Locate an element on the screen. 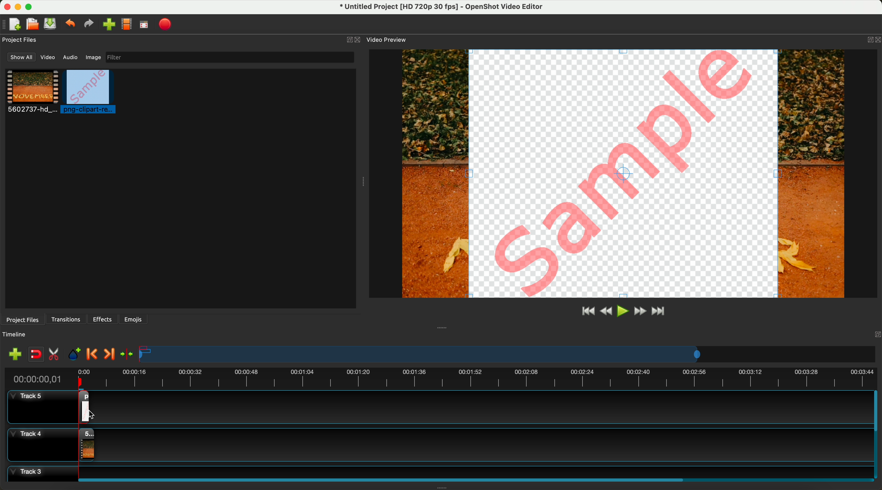 The height and width of the screenshot is (490, 882). video is located at coordinates (49, 59).